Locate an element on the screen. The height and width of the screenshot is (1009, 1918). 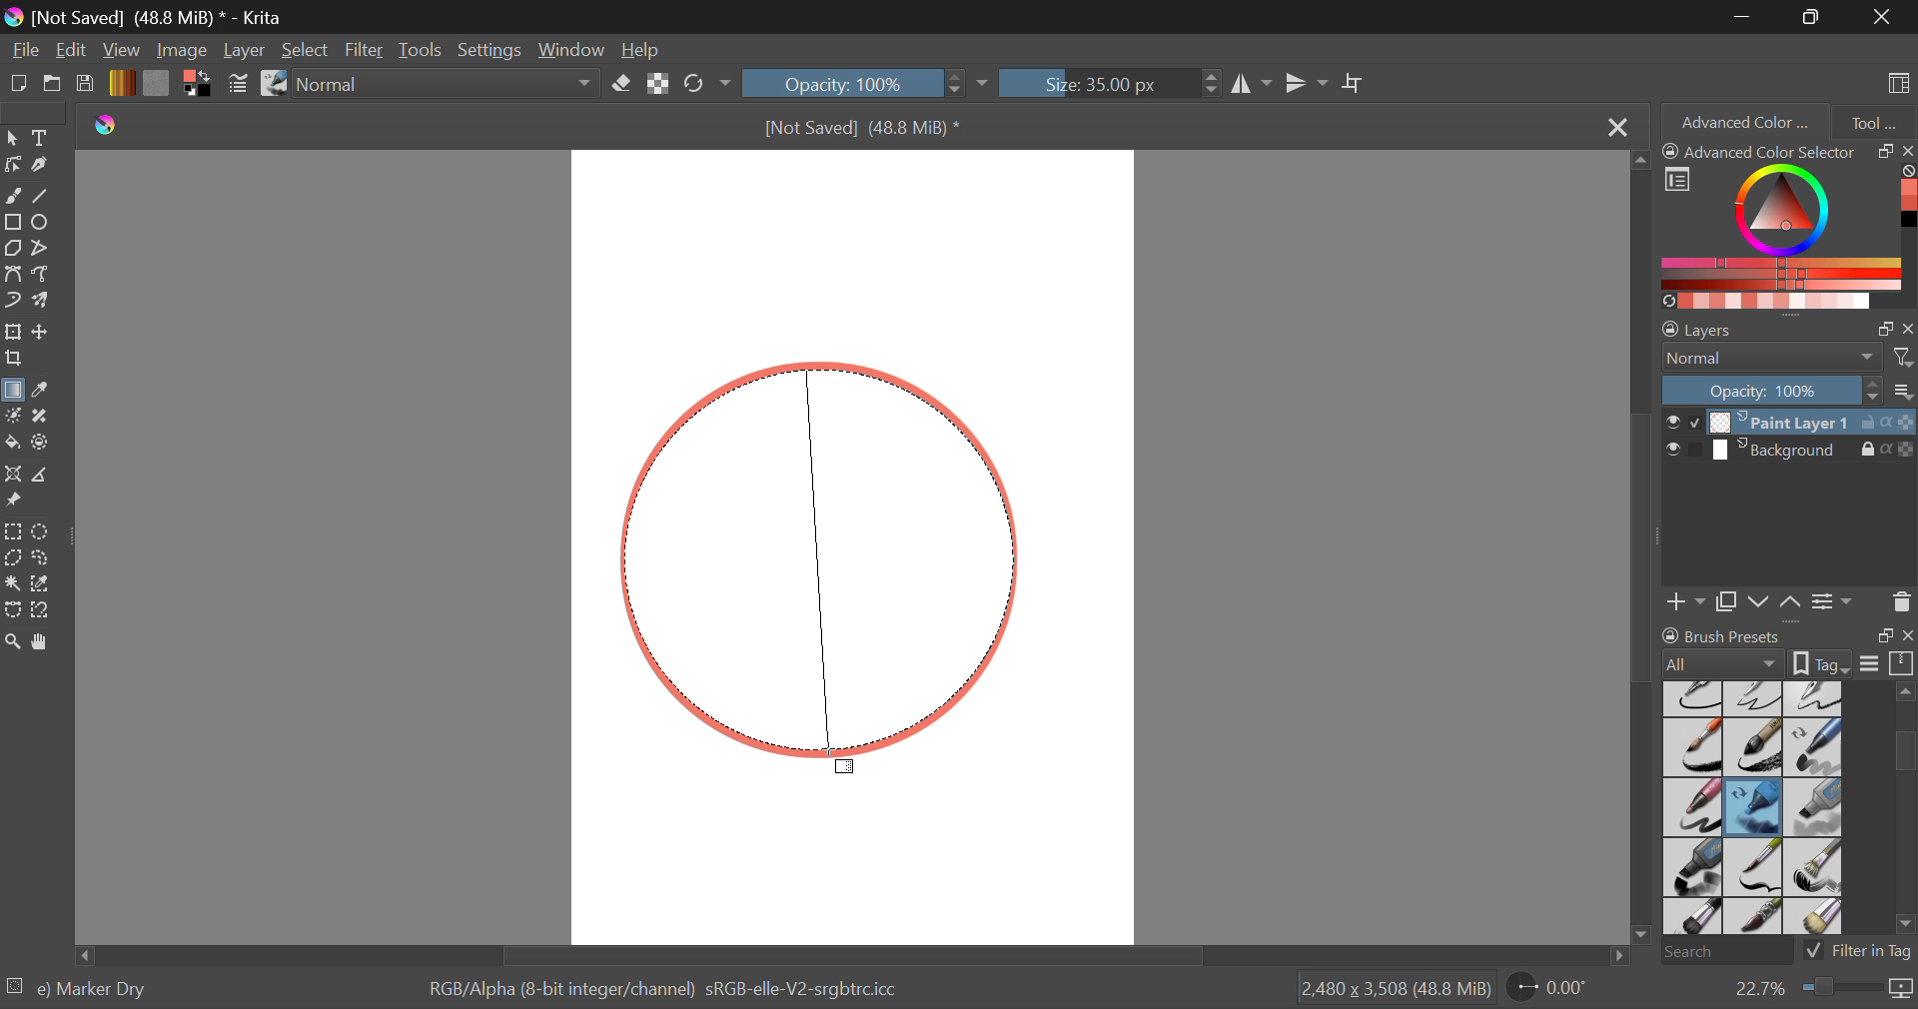
Move Layers is located at coordinates (1776, 599).